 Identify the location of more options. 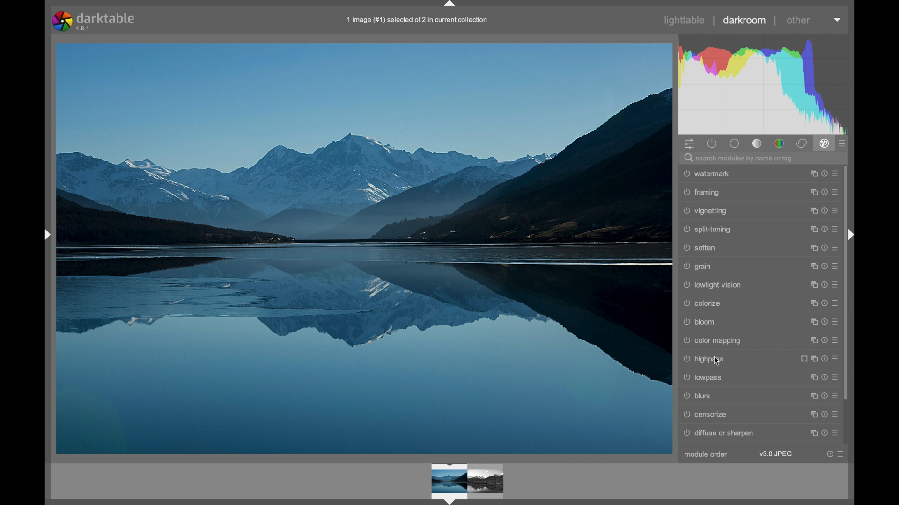
(825, 173).